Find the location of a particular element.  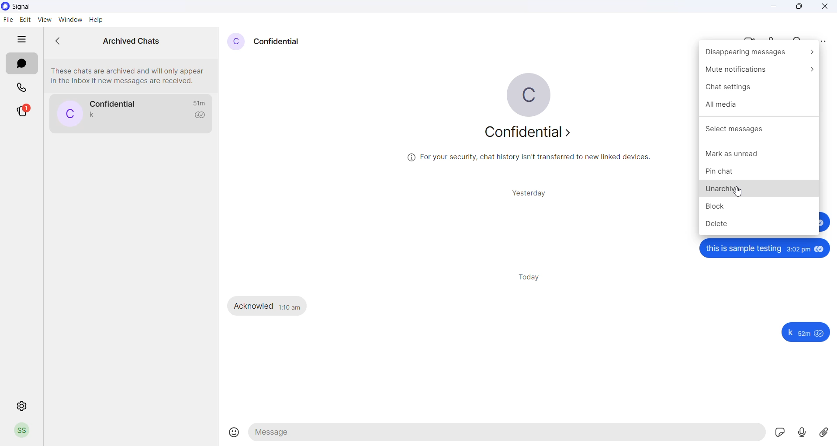

share attachment is located at coordinates (827, 432).